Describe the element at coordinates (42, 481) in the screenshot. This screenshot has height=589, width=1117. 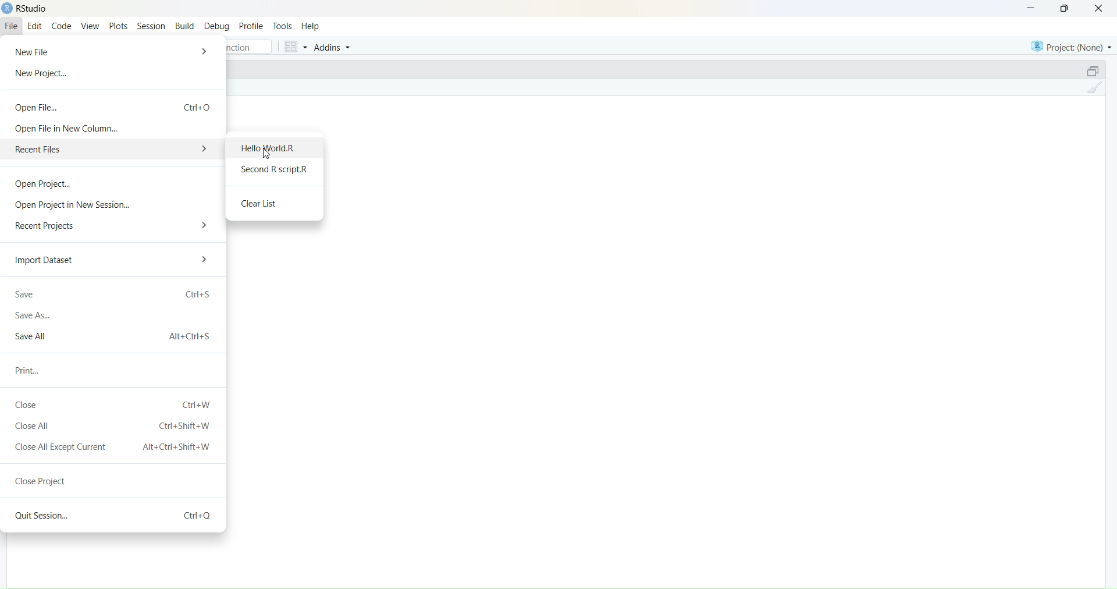
I see `Close Project` at that location.